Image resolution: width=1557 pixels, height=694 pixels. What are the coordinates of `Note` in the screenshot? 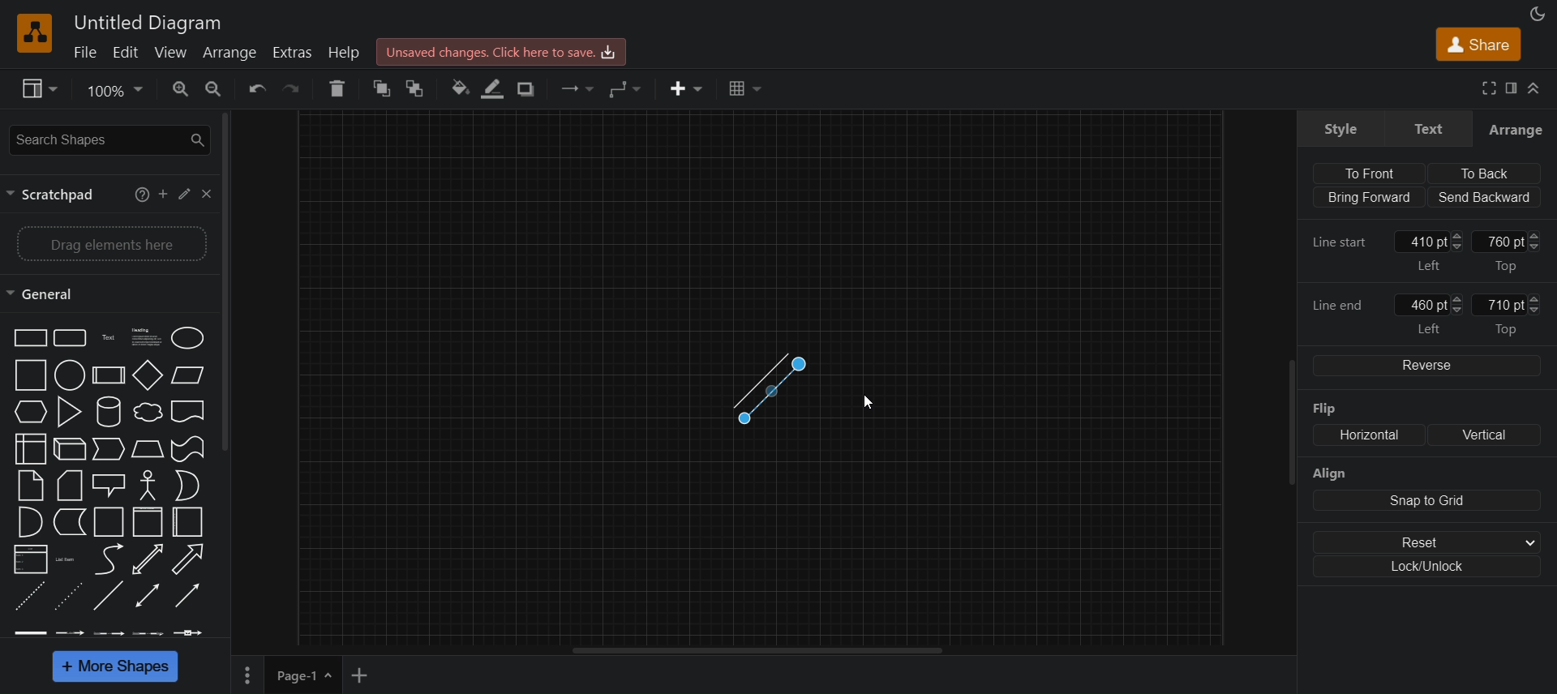 It's located at (30, 486).